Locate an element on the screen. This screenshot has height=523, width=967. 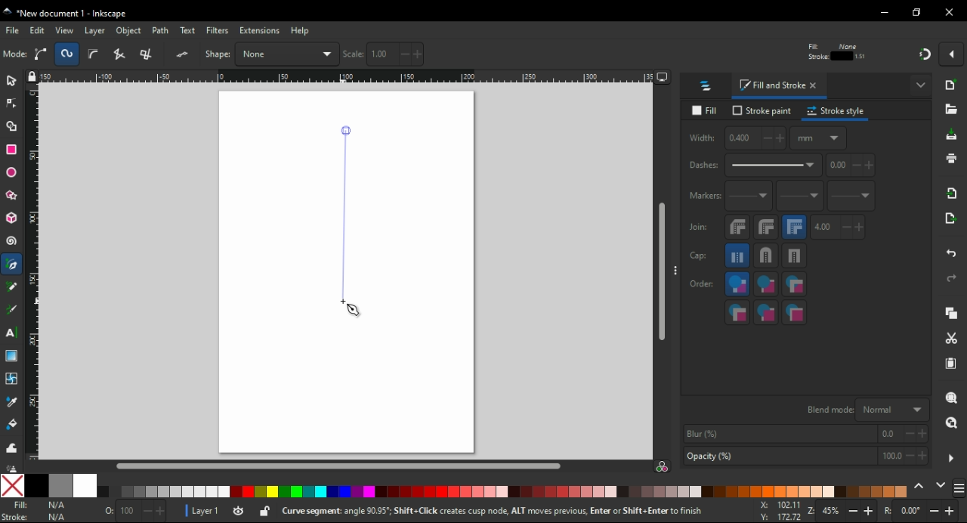
zoom in/zoom out is located at coordinates (843, 512).